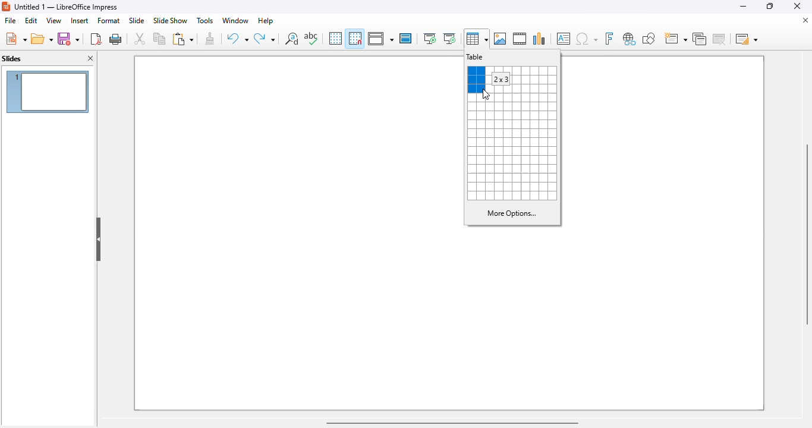 This screenshot has height=428, width=812. What do you see at coordinates (12, 58) in the screenshot?
I see `slides` at bounding box center [12, 58].